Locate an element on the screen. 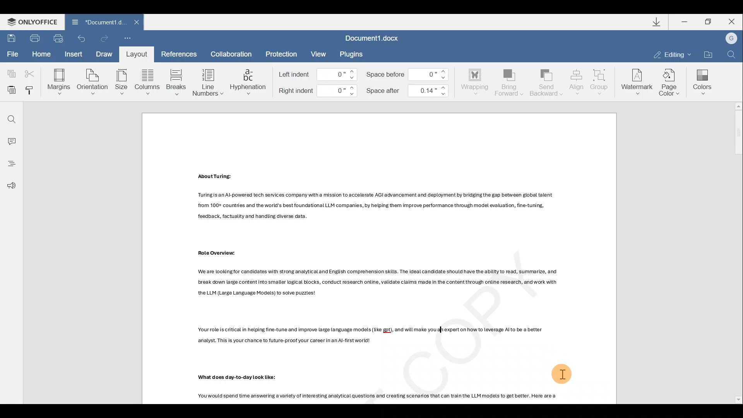 The width and height of the screenshot is (743, 418). Space before is located at coordinates (408, 74).